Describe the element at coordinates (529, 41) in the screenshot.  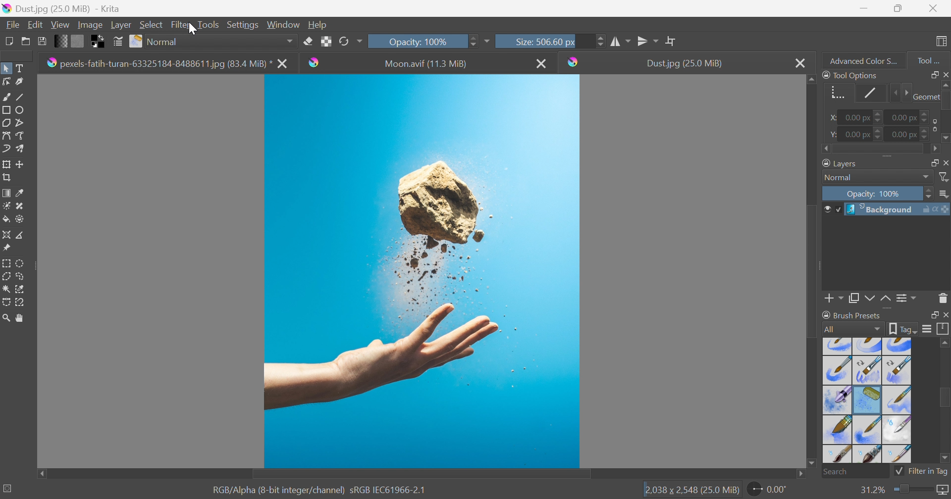
I see `Size: 506.60 px` at that location.